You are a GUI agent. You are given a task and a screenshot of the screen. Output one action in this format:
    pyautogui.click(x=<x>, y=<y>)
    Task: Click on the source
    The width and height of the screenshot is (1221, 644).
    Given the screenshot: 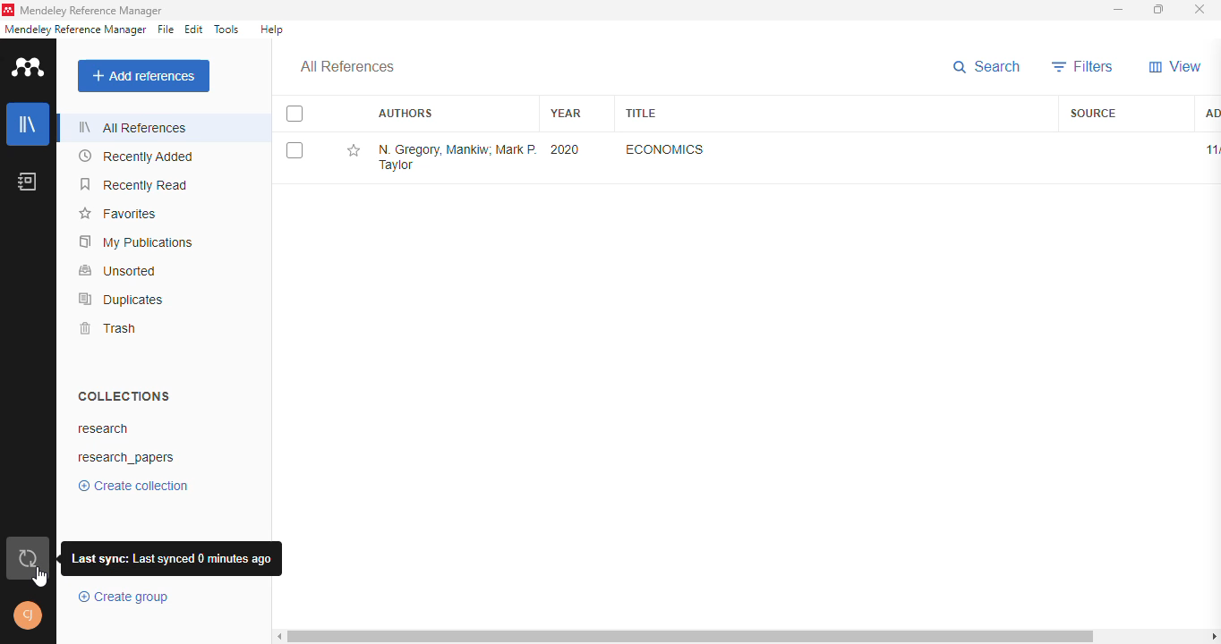 What is the action you would take?
    pyautogui.click(x=1094, y=112)
    